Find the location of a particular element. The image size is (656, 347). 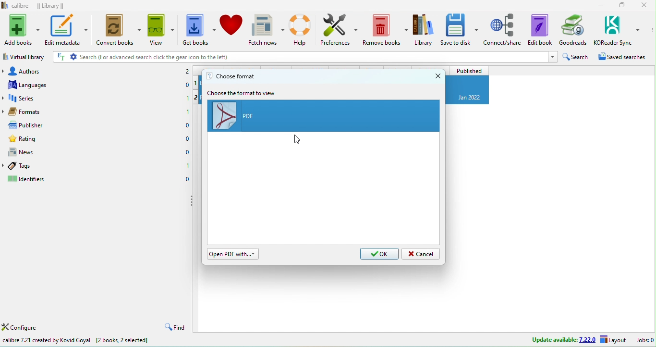

search is located at coordinates (578, 57).